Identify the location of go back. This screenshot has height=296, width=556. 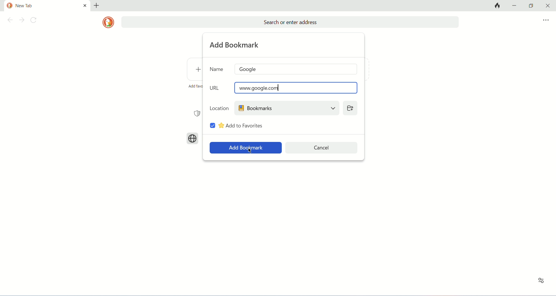
(9, 21).